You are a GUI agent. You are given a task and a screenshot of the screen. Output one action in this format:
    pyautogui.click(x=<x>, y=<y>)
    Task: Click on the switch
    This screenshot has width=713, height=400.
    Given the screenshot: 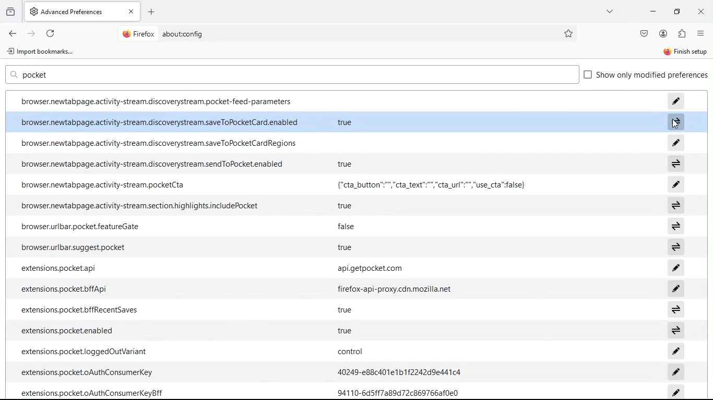 What is the action you would take?
    pyautogui.click(x=677, y=330)
    